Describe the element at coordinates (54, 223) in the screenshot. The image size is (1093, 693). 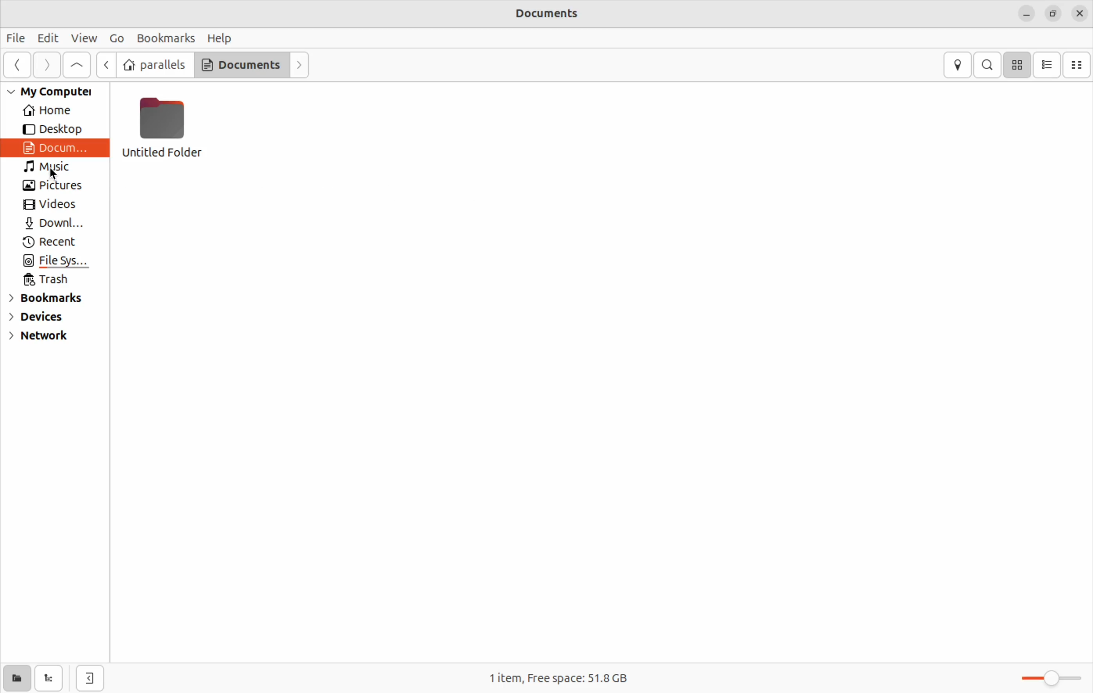
I see `Downloads` at that location.